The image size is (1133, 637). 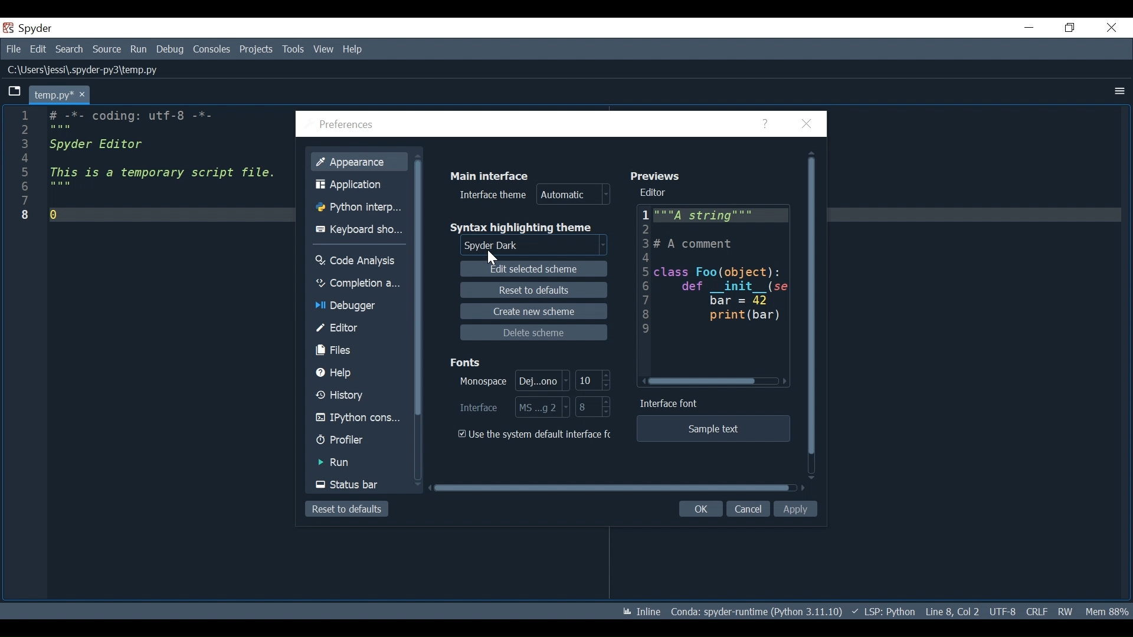 I want to click on Help, so click(x=353, y=50).